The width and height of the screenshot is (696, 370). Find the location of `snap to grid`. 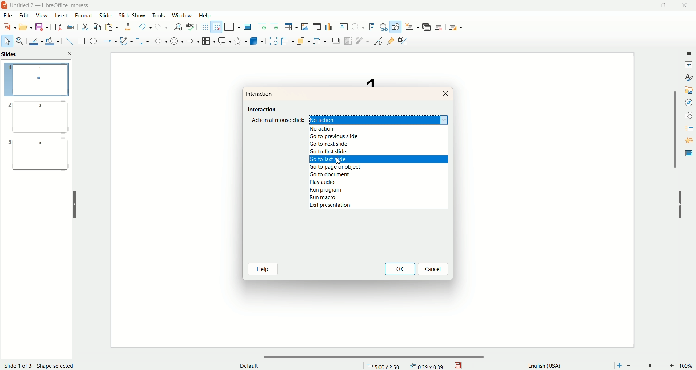

snap to grid is located at coordinates (217, 27).